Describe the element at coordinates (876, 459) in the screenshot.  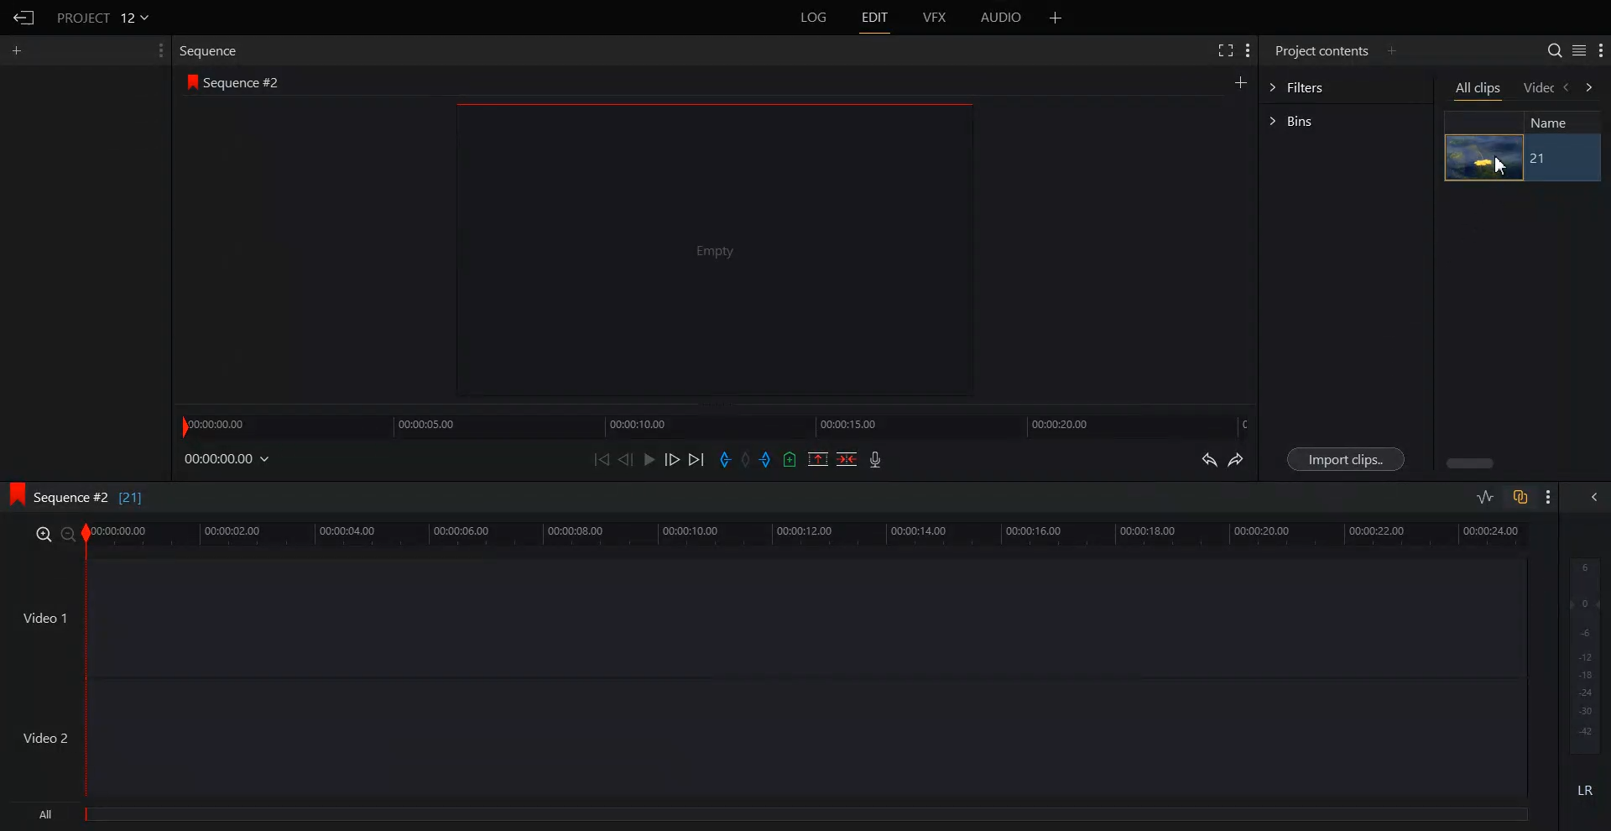
I see `Record Video` at that location.